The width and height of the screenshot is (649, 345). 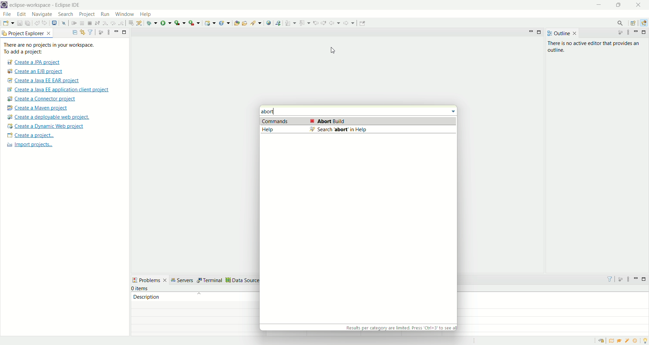 What do you see at coordinates (636, 341) in the screenshot?
I see `what's new` at bounding box center [636, 341].